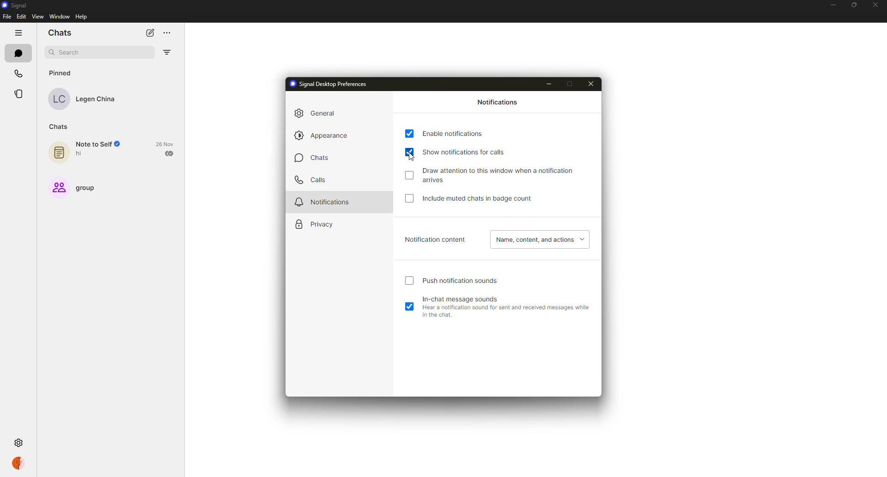 This screenshot has height=477, width=887. I want to click on in-chat message sounds, so click(506, 306).